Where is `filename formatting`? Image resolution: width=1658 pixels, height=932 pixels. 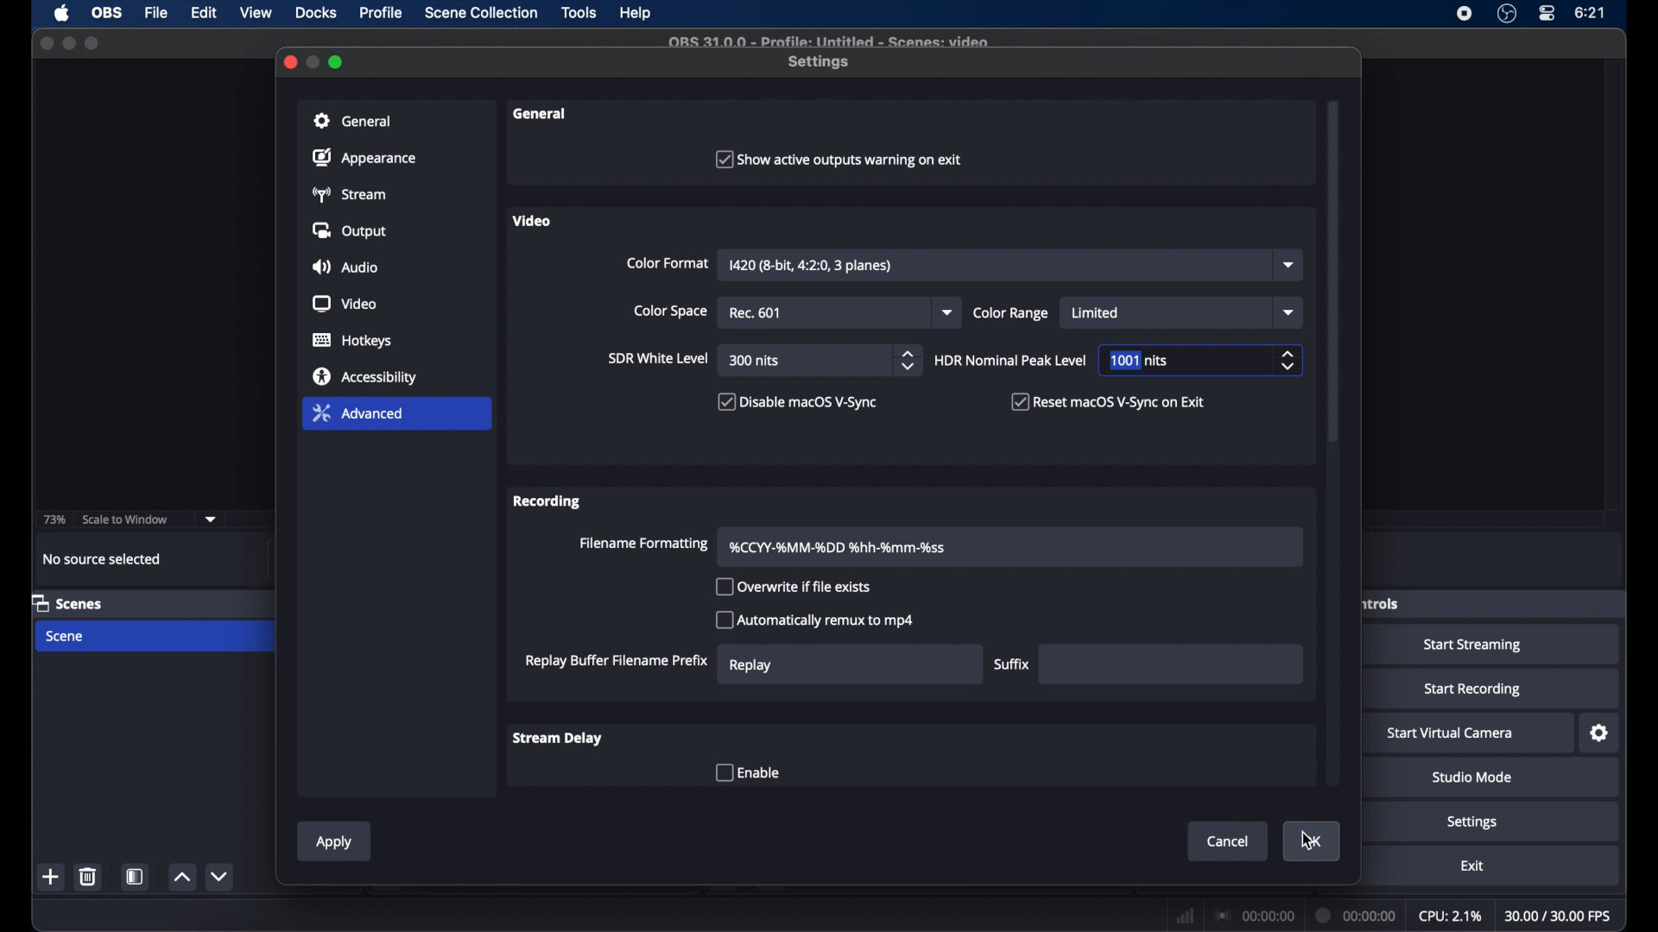 filename formatting is located at coordinates (838, 547).